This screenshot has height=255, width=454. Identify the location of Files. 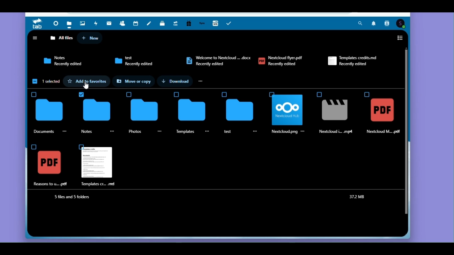
(70, 24).